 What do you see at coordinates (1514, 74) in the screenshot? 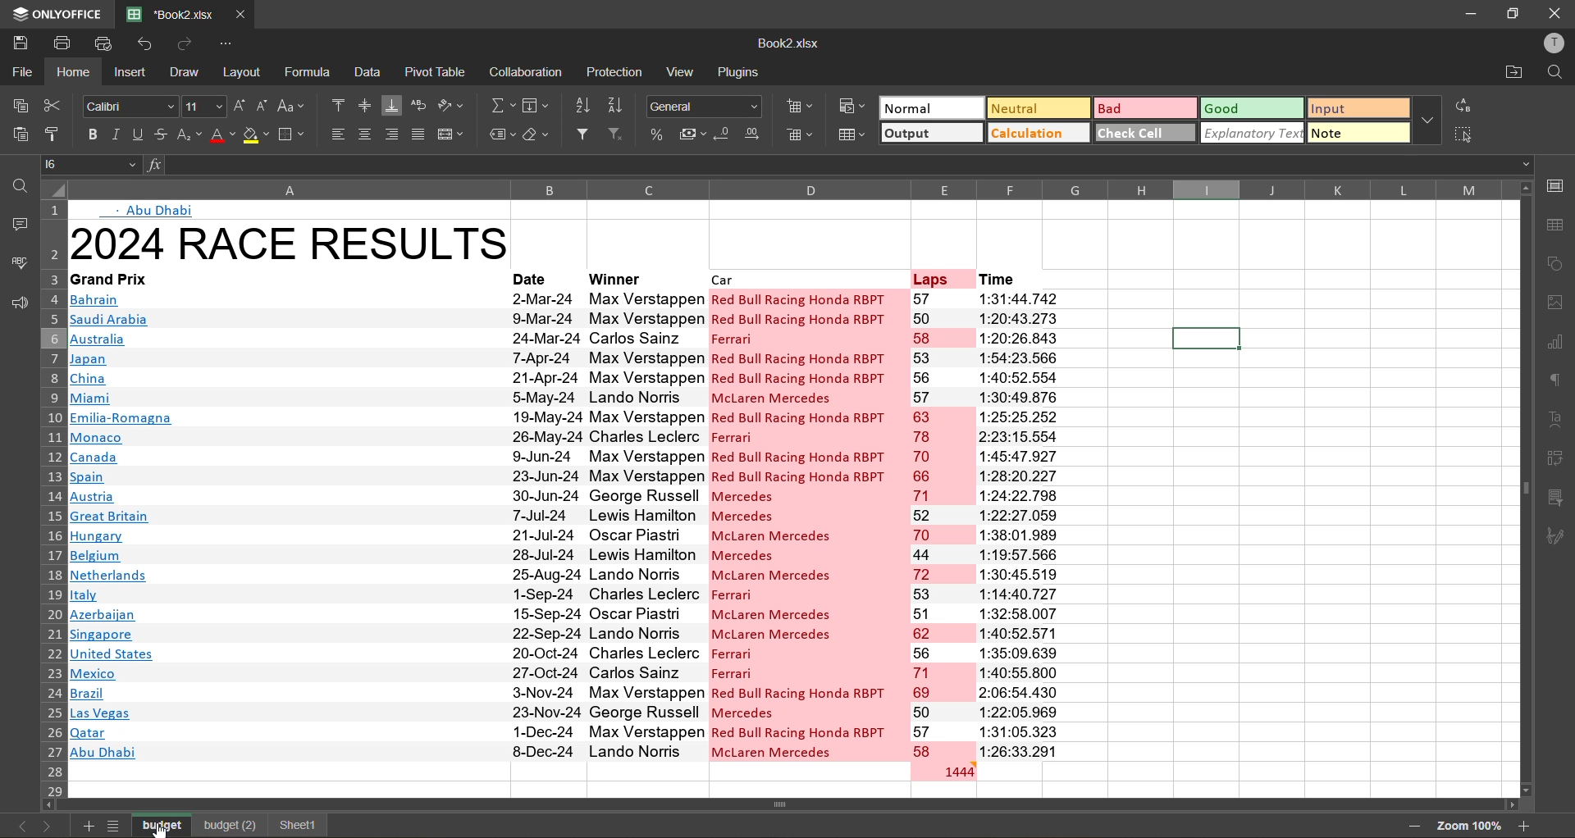
I see `open location` at bounding box center [1514, 74].